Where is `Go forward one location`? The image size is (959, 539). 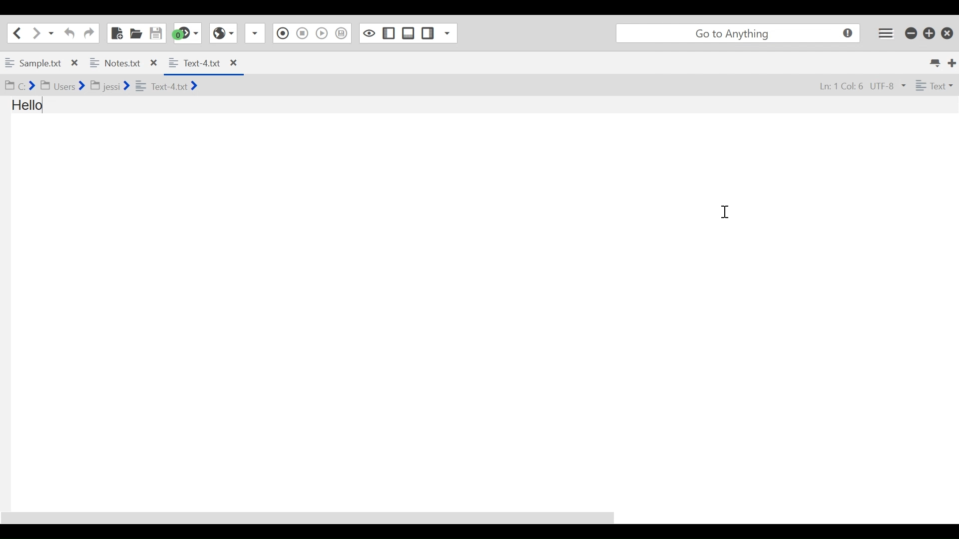
Go forward one location is located at coordinates (34, 33).